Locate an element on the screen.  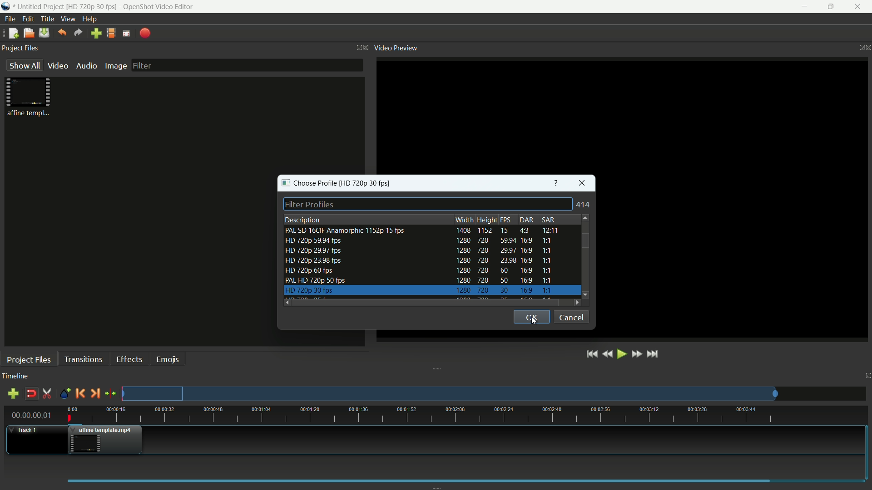
video is located at coordinates (58, 65).